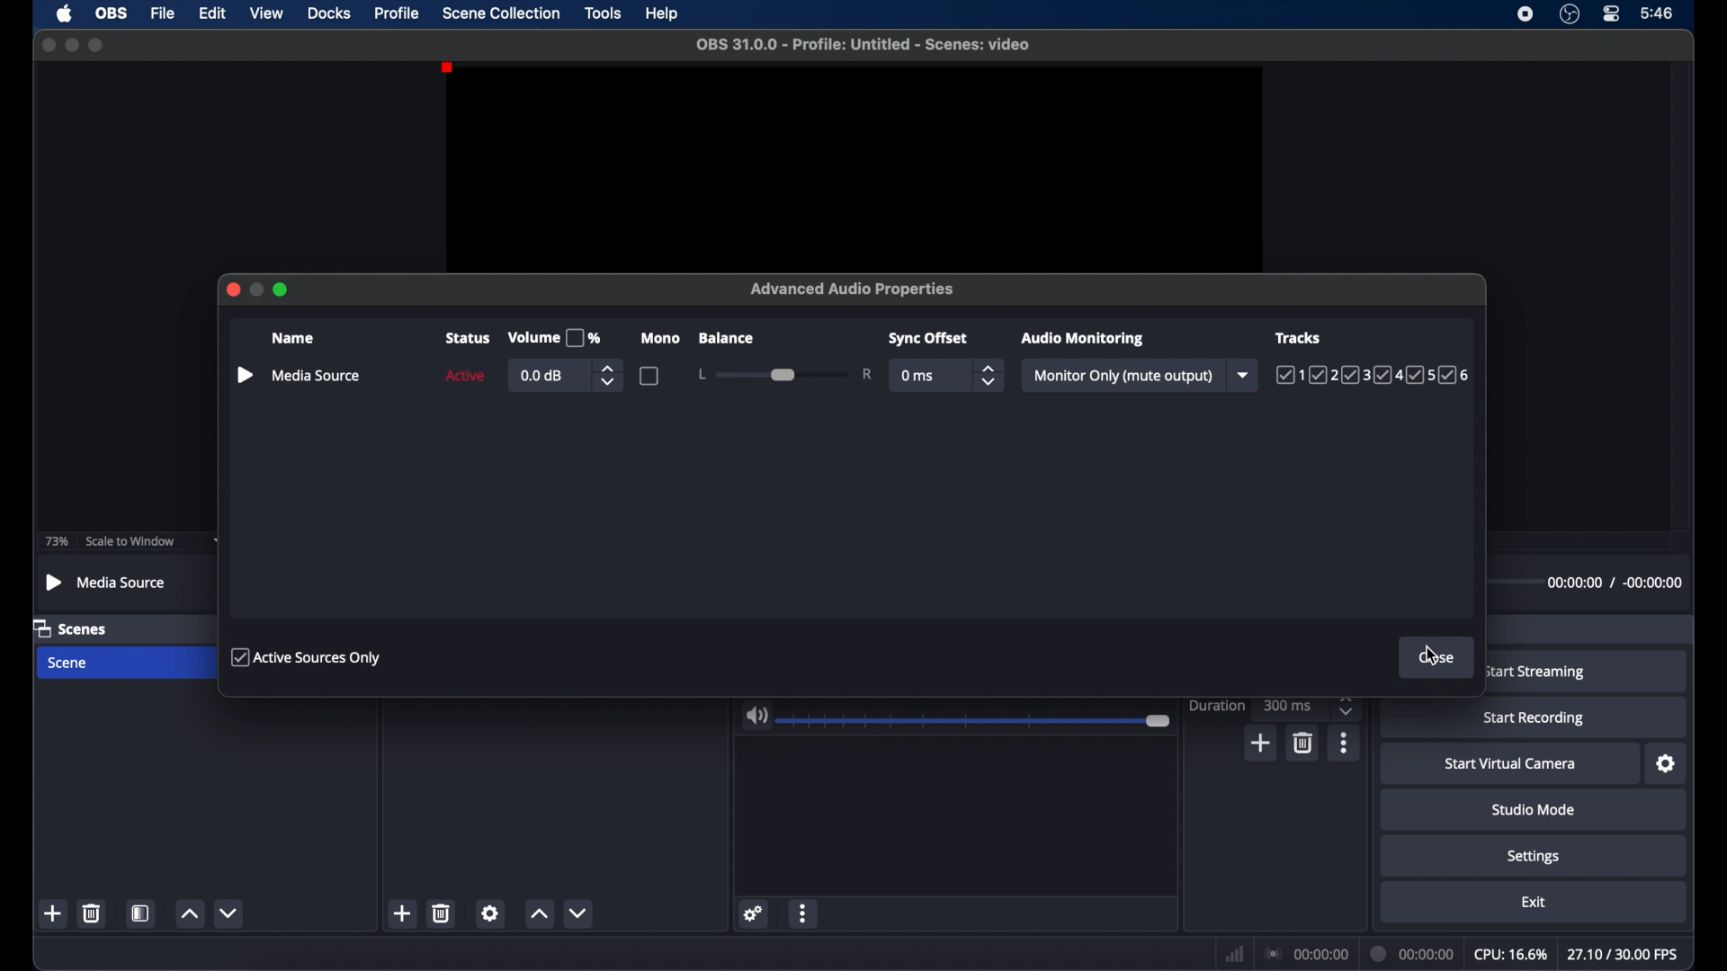 This screenshot has height=971, width=1727. Describe the element at coordinates (1345, 743) in the screenshot. I see `more options` at that location.